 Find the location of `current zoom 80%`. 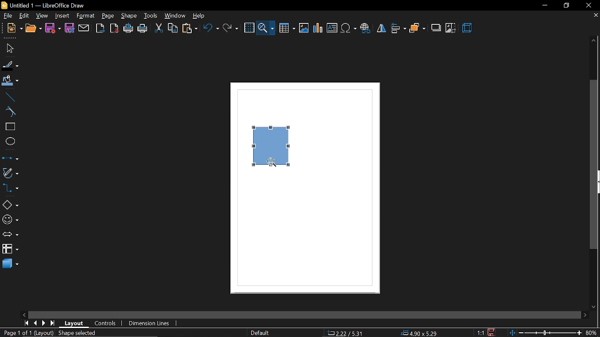

current zoom 80% is located at coordinates (592, 331).